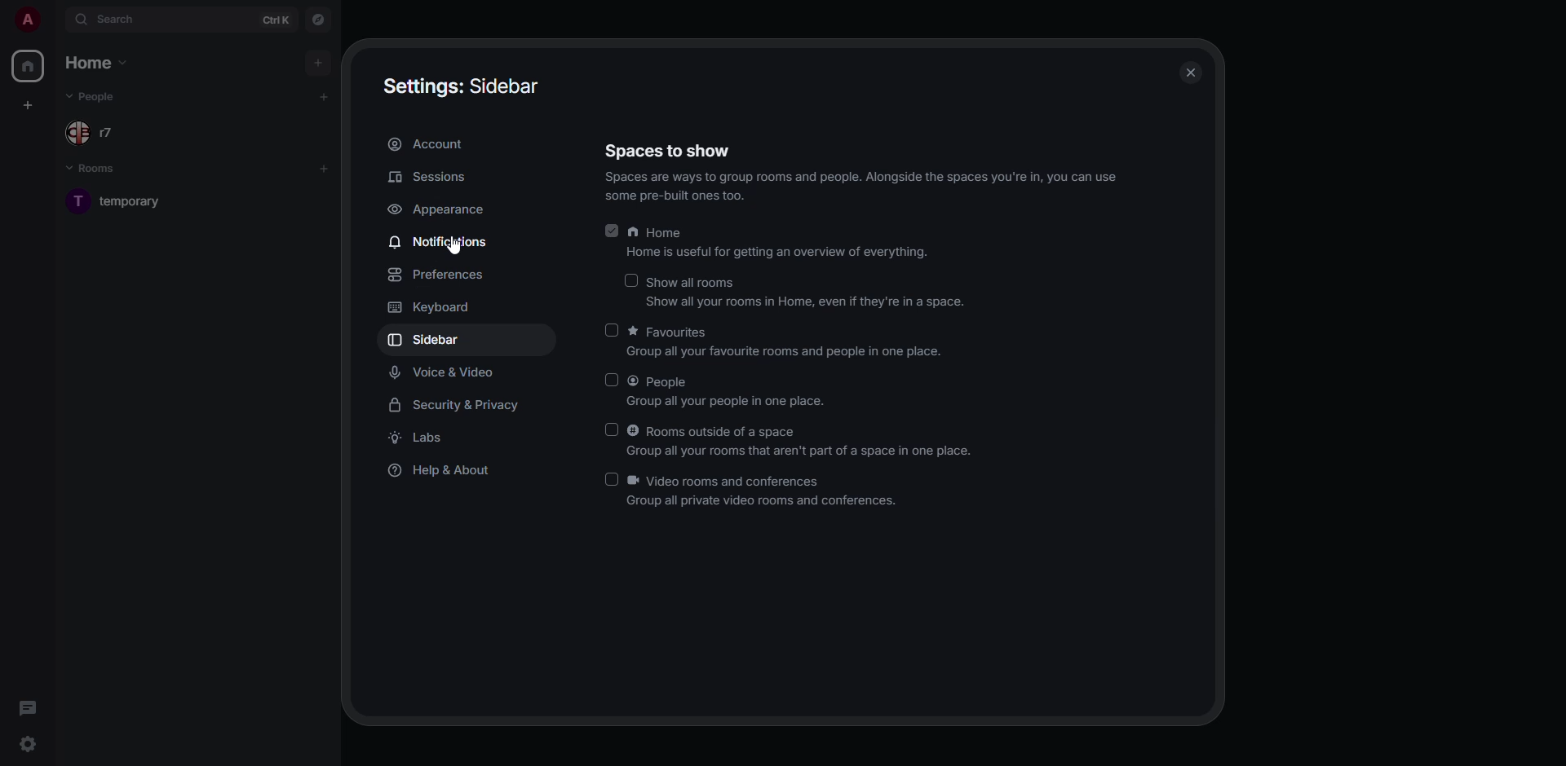 The image size is (1566, 766). Describe the element at coordinates (628, 280) in the screenshot. I see `click to enable` at that location.